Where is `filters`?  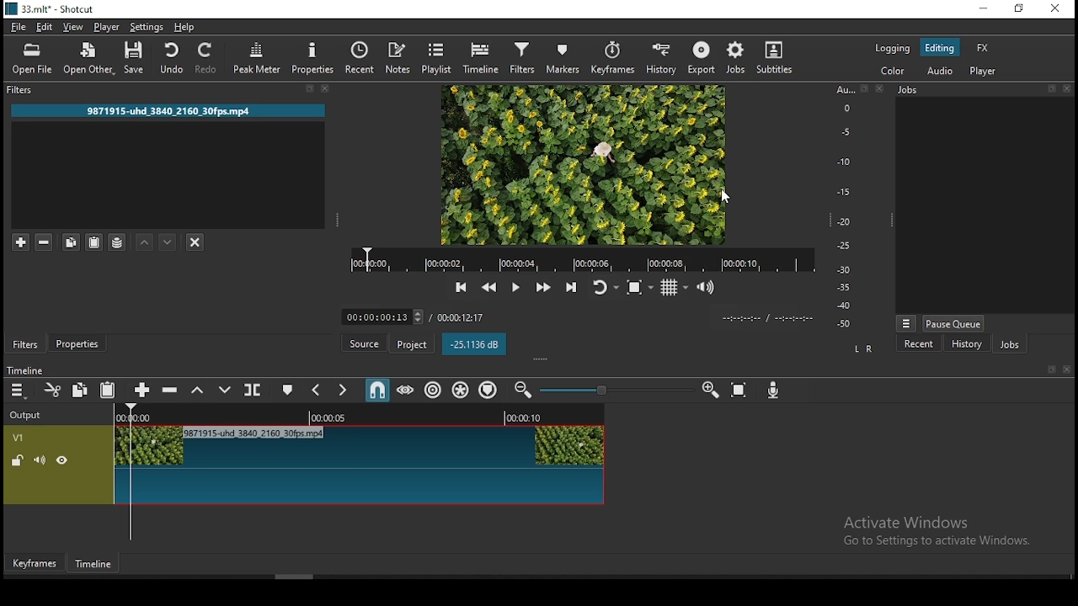 filters is located at coordinates (23, 344).